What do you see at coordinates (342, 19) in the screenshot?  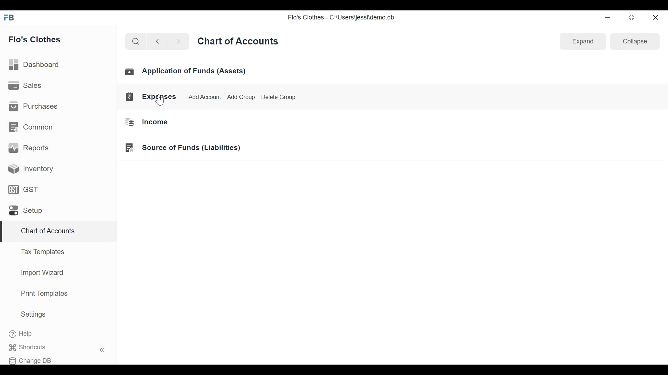 I see `Flo's Clothes - C:\Users\jessi\demo.db` at bounding box center [342, 19].